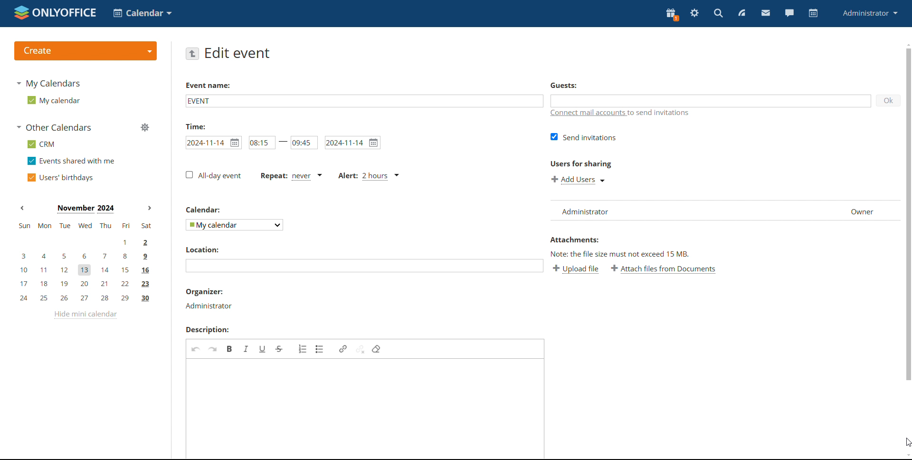  Describe the element at coordinates (212, 176) in the screenshot. I see `all day event checkbox` at that location.